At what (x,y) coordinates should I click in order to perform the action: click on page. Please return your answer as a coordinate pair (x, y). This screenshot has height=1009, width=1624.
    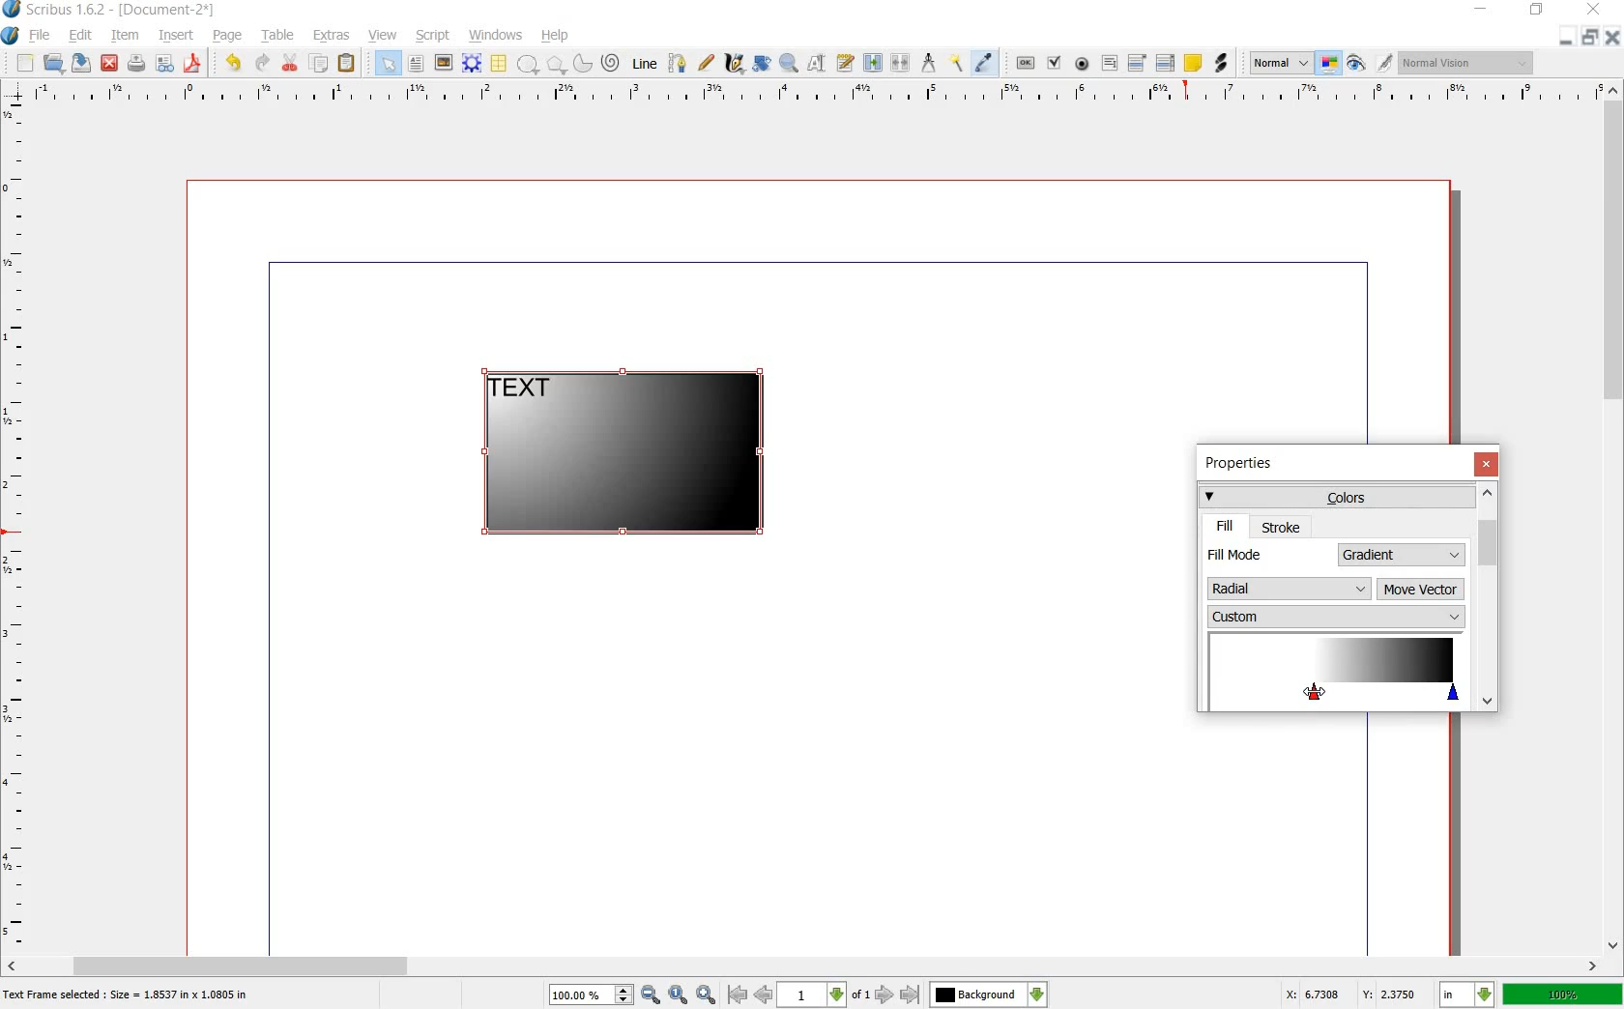
    Looking at the image, I should click on (228, 37).